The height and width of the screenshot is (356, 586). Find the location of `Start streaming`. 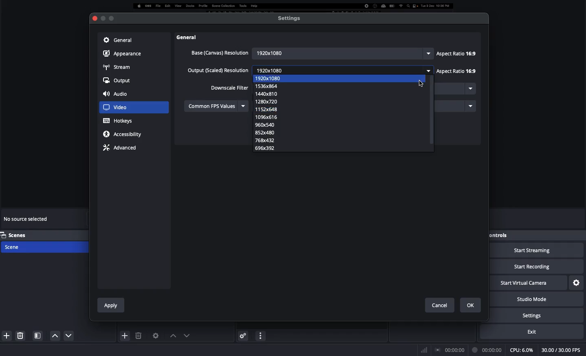

Start streaming is located at coordinates (537, 251).